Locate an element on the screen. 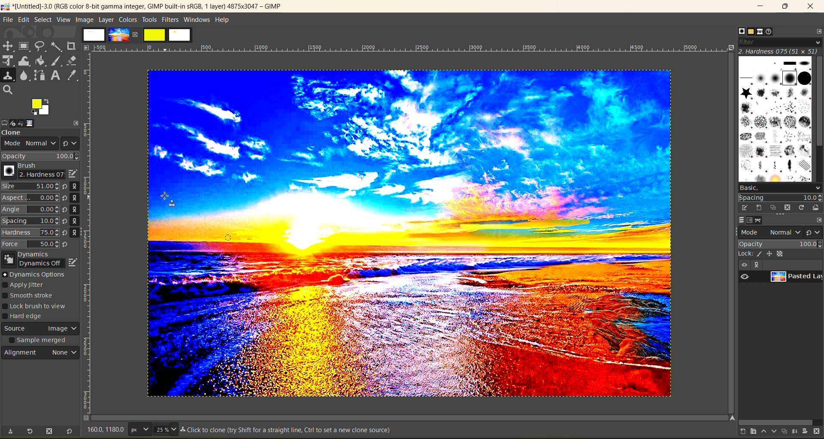 The height and width of the screenshot is (439, 824). channels is located at coordinates (751, 220).